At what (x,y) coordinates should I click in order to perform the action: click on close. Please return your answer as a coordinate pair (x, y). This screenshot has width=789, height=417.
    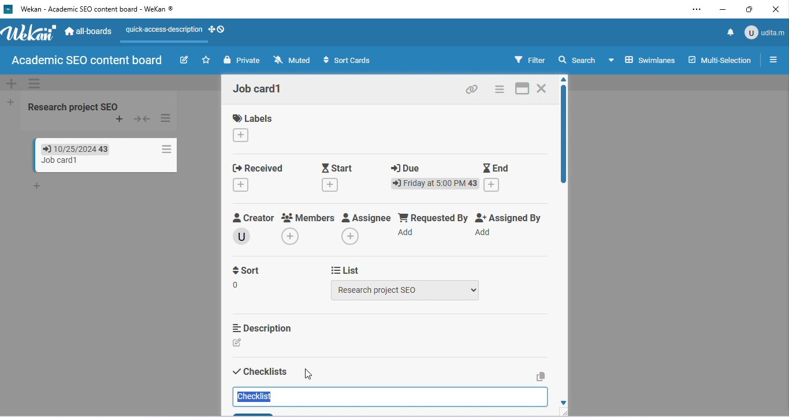
    Looking at the image, I should click on (775, 10).